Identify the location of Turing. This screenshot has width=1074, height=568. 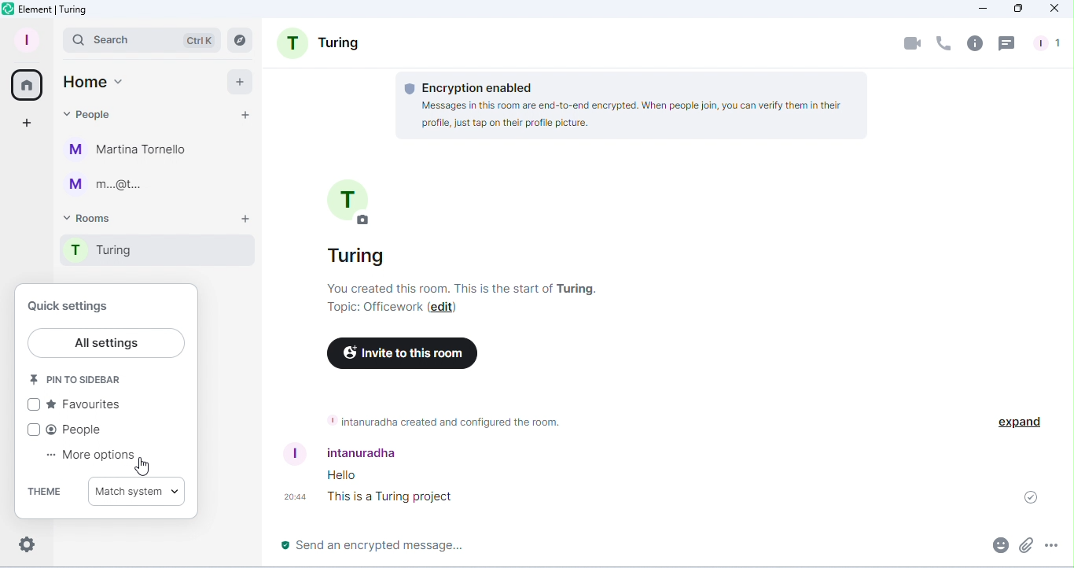
(318, 42).